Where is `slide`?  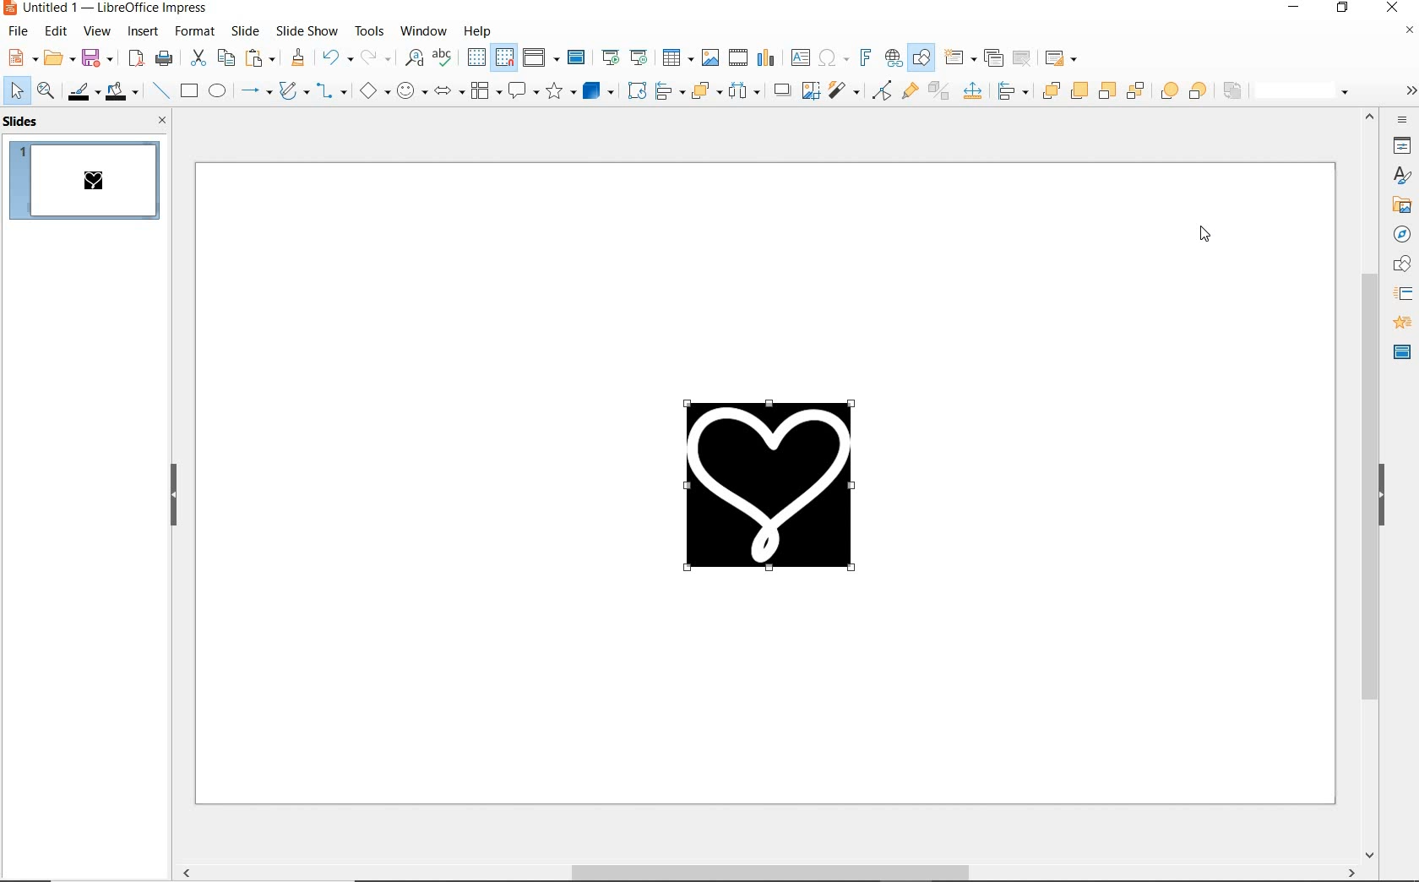
slide is located at coordinates (245, 30).